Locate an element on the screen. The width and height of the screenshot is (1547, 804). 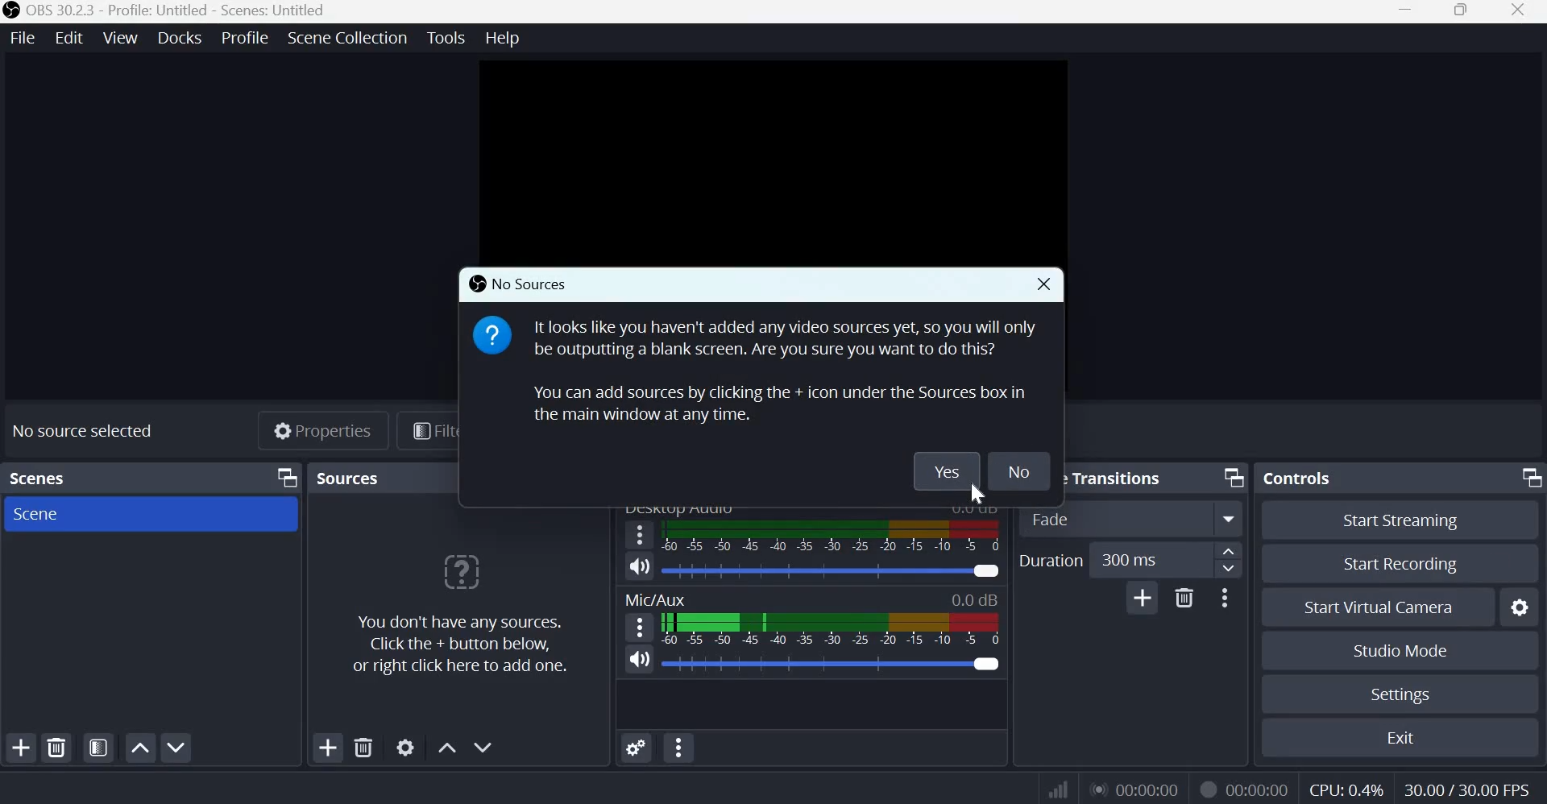
No sources is located at coordinates (519, 283).